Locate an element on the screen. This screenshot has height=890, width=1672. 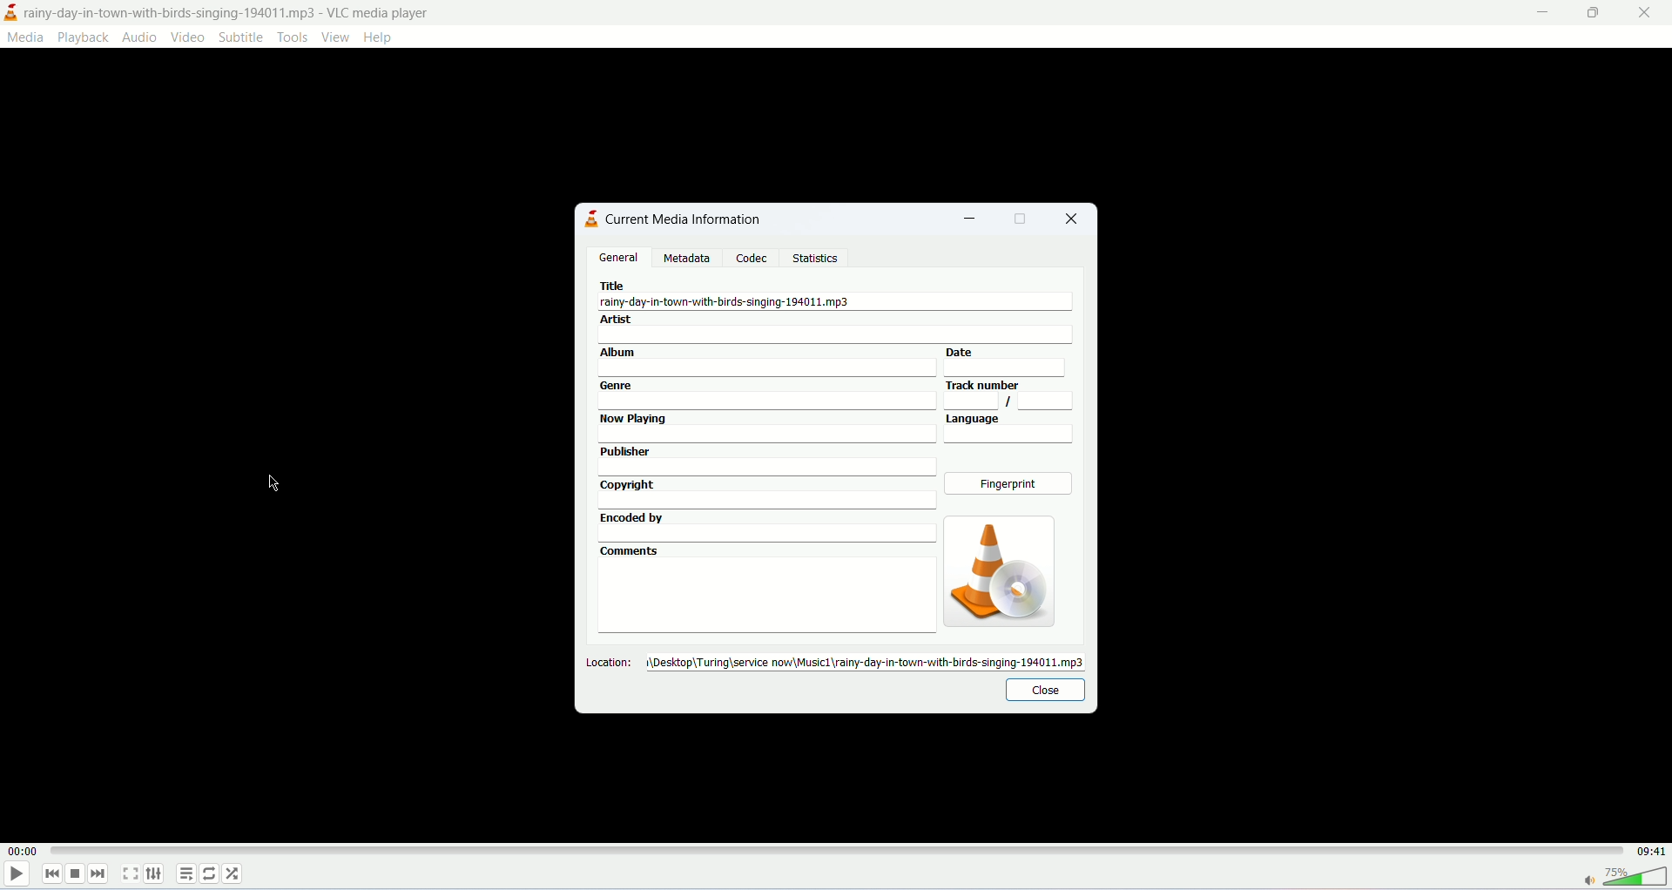
date is located at coordinates (1007, 361).